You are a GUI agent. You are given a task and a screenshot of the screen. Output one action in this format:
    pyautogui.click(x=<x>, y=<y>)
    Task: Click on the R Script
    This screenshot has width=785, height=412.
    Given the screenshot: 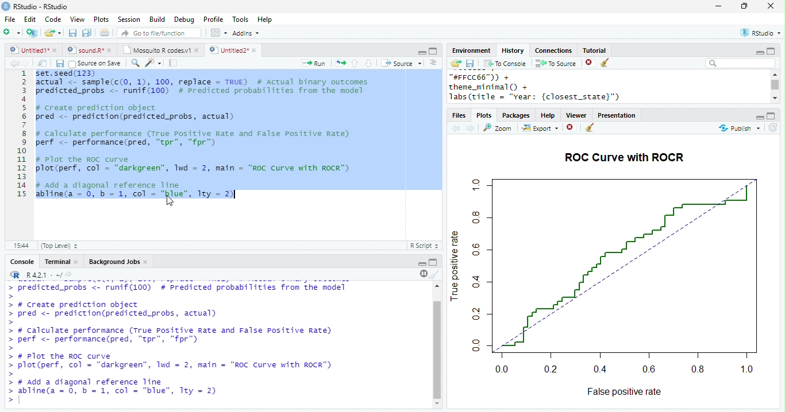 What is the action you would take?
    pyautogui.click(x=425, y=245)
    